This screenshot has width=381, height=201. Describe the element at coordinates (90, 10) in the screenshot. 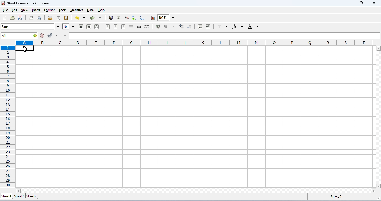

I see `data` at that location.